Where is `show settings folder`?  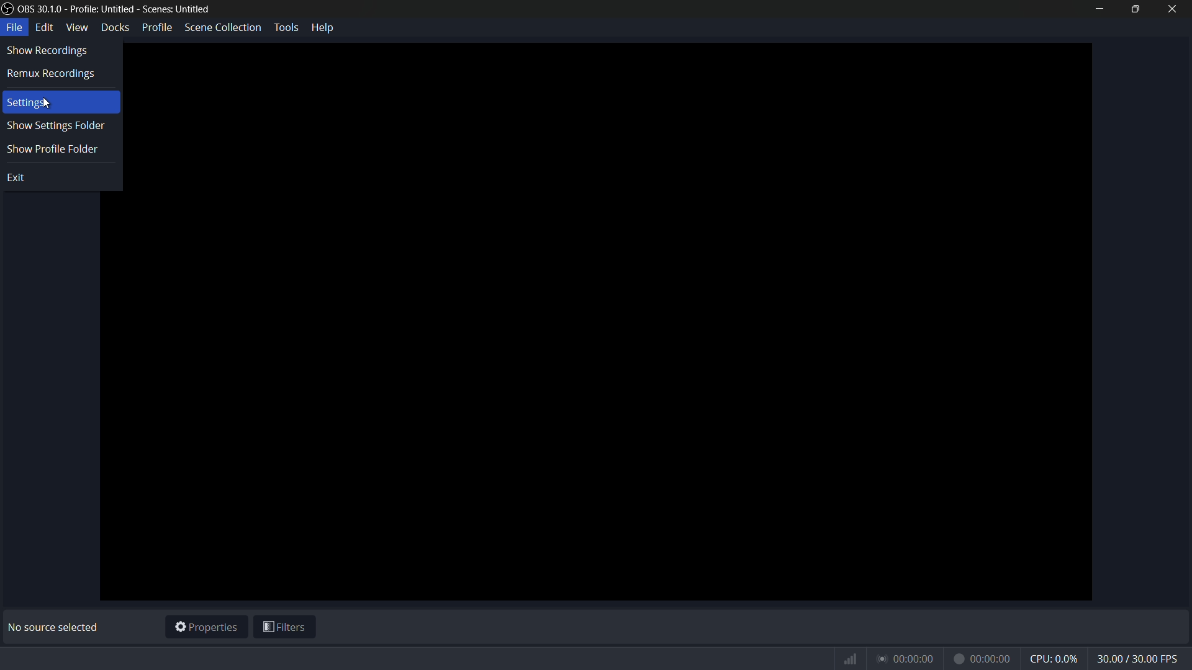 show settings folder is located at coordinates (54, 127).